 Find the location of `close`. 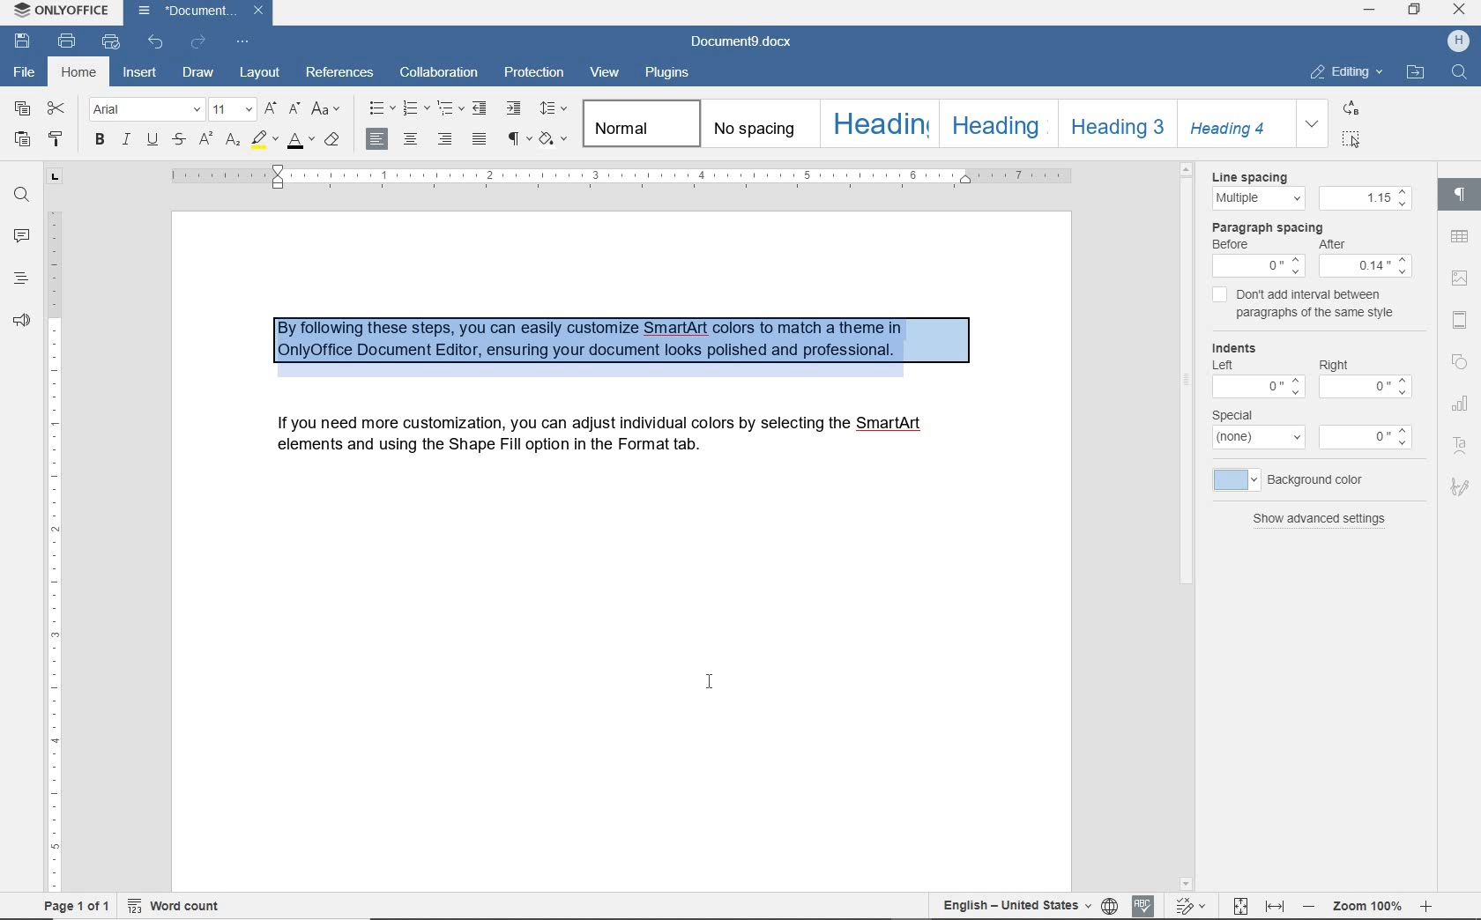

close is located at coordinates (259, 12).